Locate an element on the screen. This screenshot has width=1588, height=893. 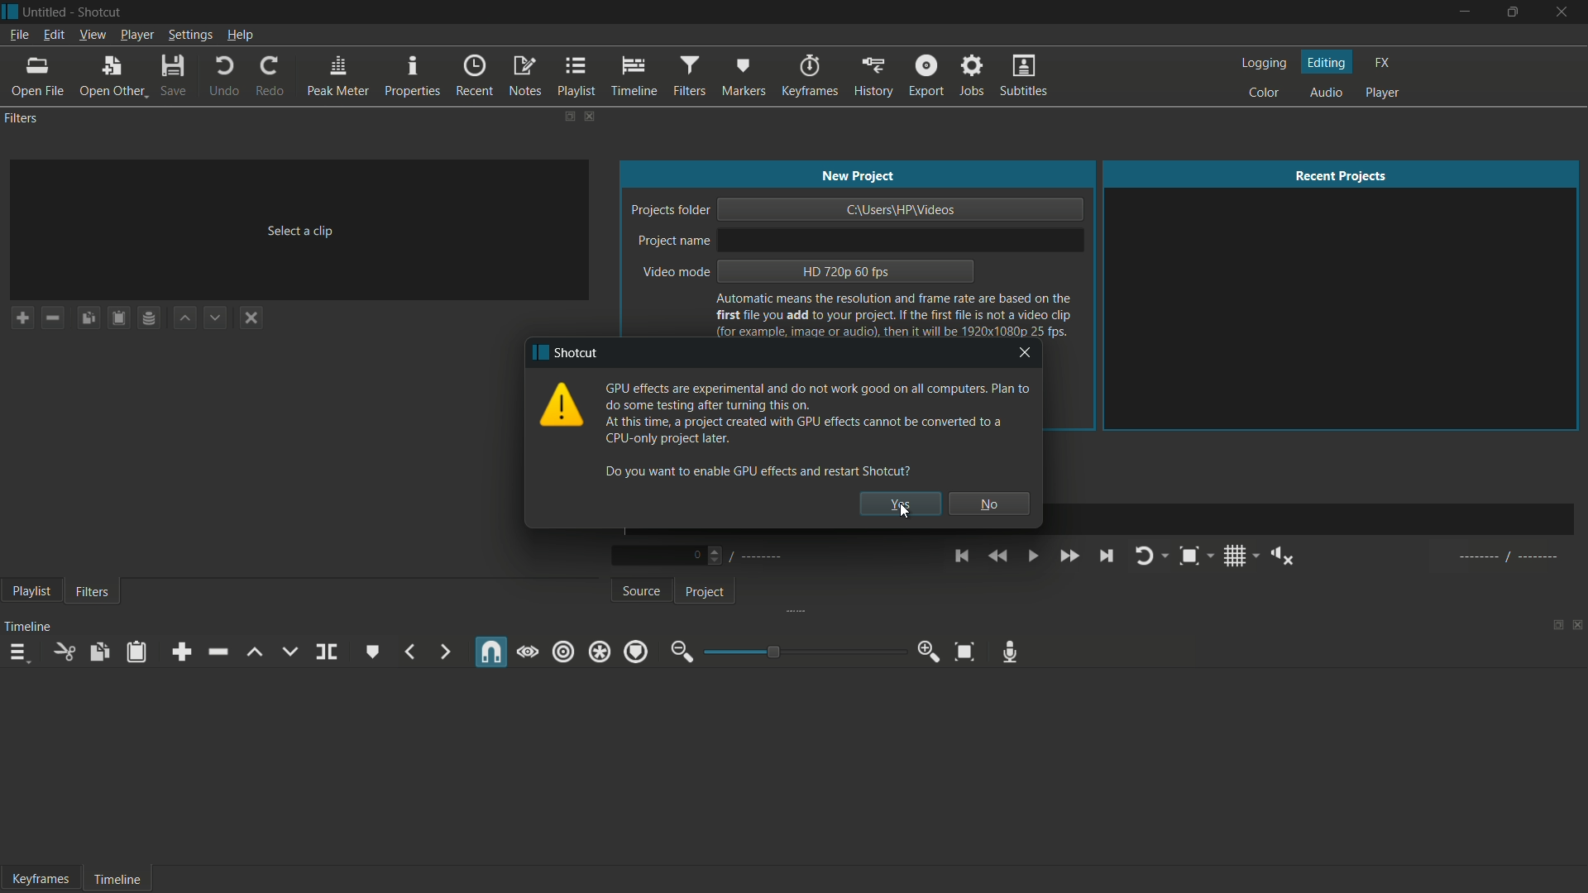
al is located at coordinates (1492, 558).